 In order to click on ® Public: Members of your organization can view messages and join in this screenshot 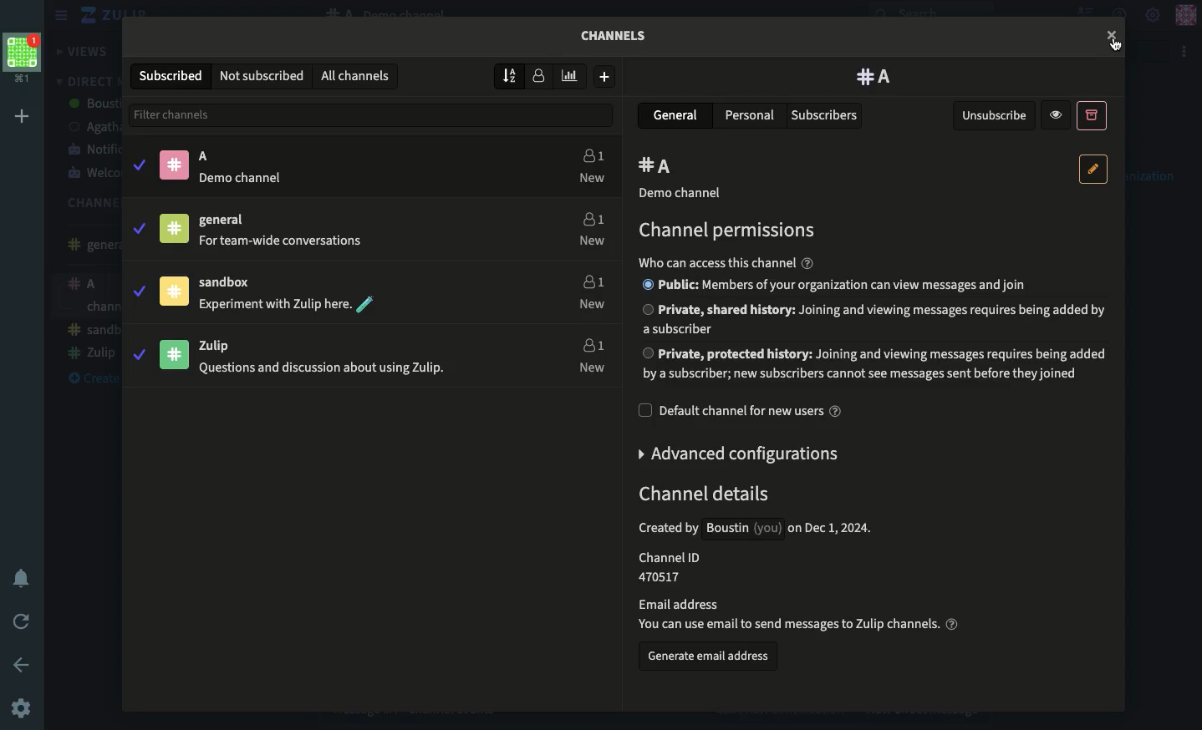, I will do `click(834, 285)`.